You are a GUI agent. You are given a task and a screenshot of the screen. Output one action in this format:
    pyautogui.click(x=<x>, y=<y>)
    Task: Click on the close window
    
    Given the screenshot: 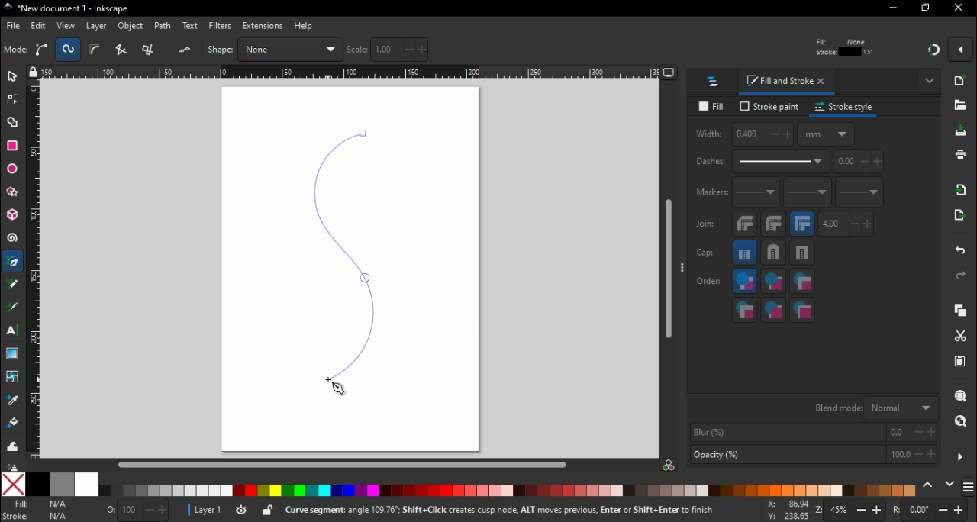 What is the action you would take?
    pyautogui.click(x=960, y=8)
    